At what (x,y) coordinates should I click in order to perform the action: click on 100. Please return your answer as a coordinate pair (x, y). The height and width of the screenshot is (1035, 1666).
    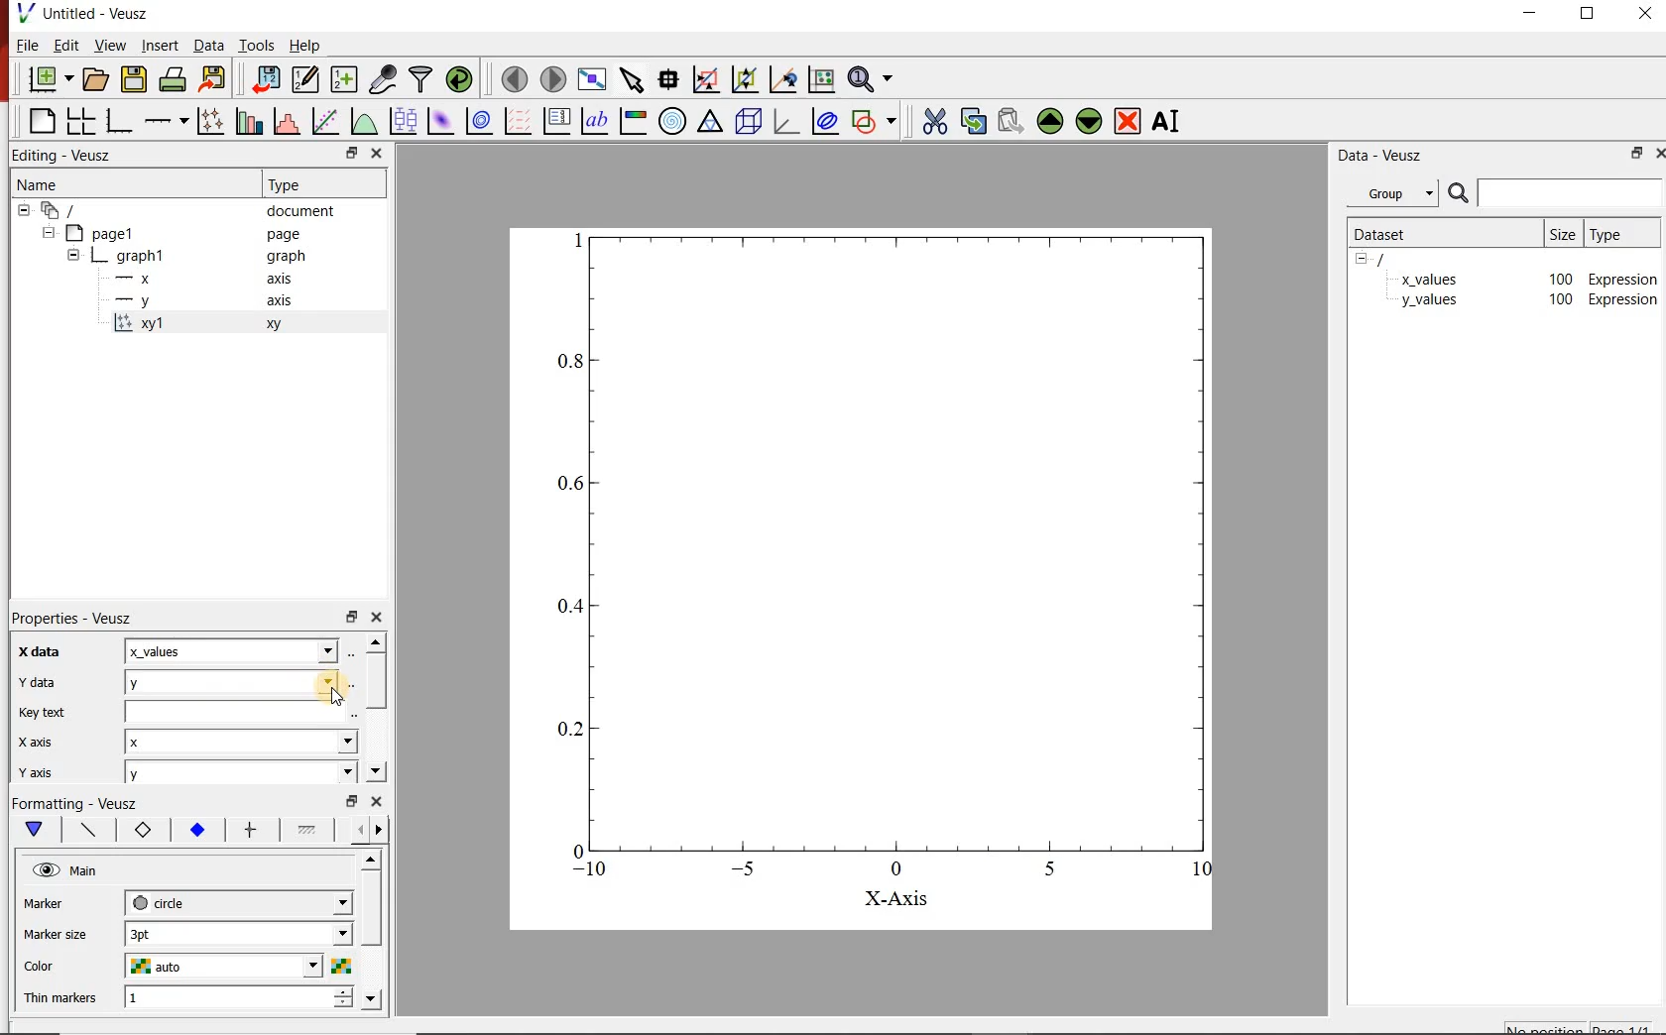
    Looking at the image, I should click on (1560, 278).